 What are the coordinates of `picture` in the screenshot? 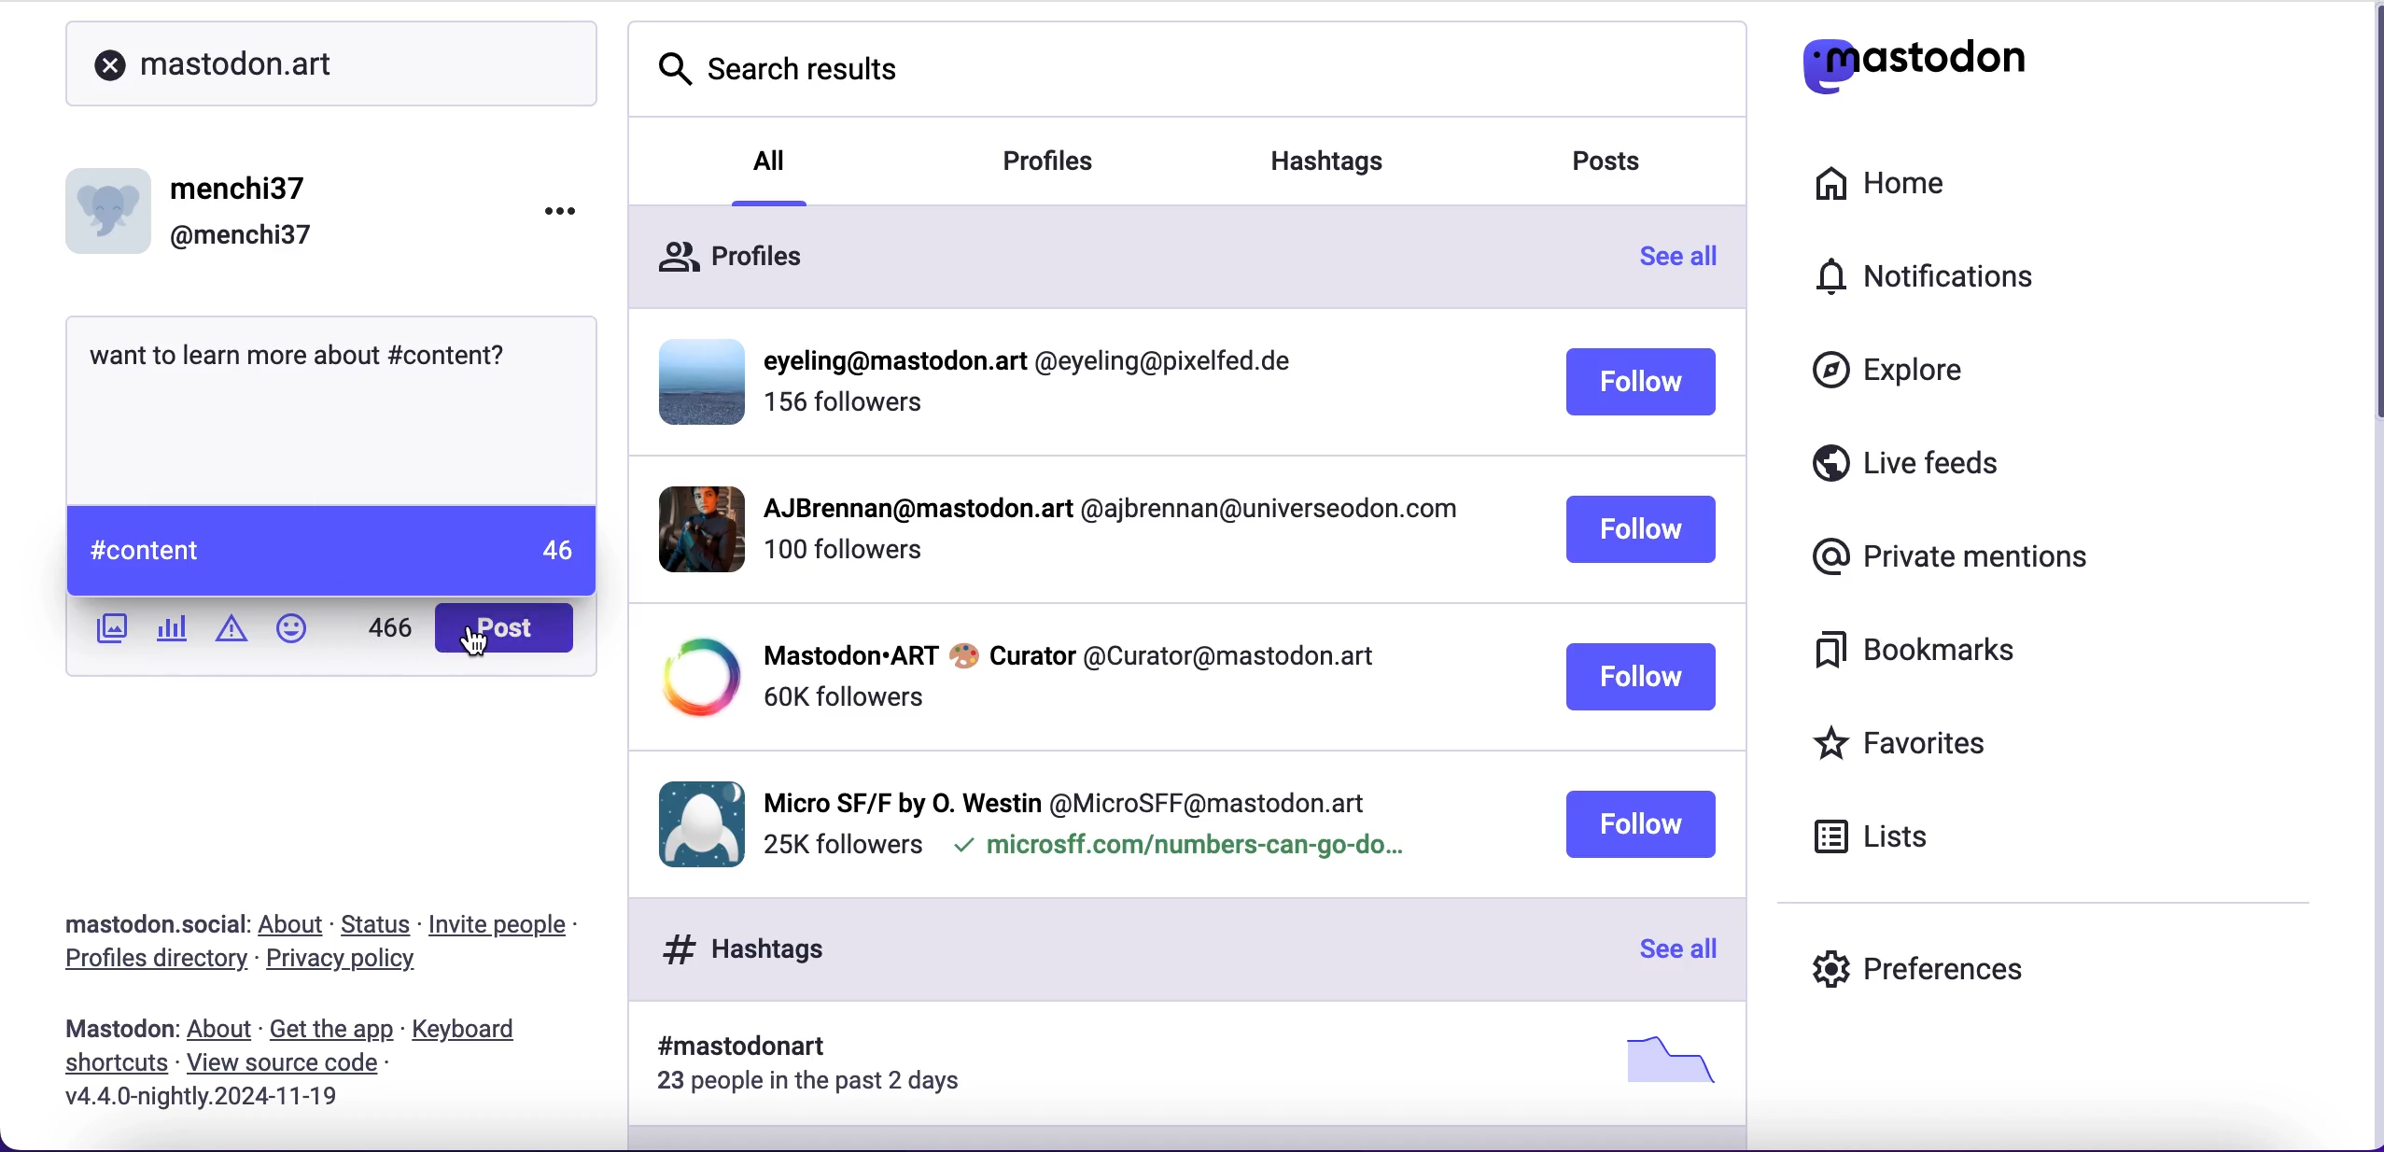 It's located at (1662, 1059).